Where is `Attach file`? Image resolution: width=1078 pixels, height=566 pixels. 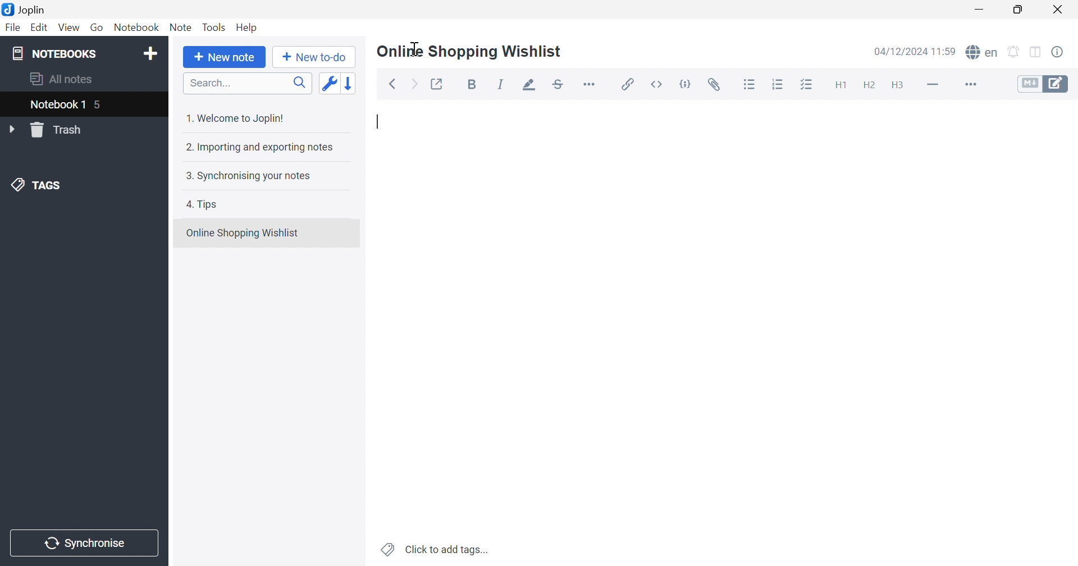 Attach file is located at coordinates (717, 86).